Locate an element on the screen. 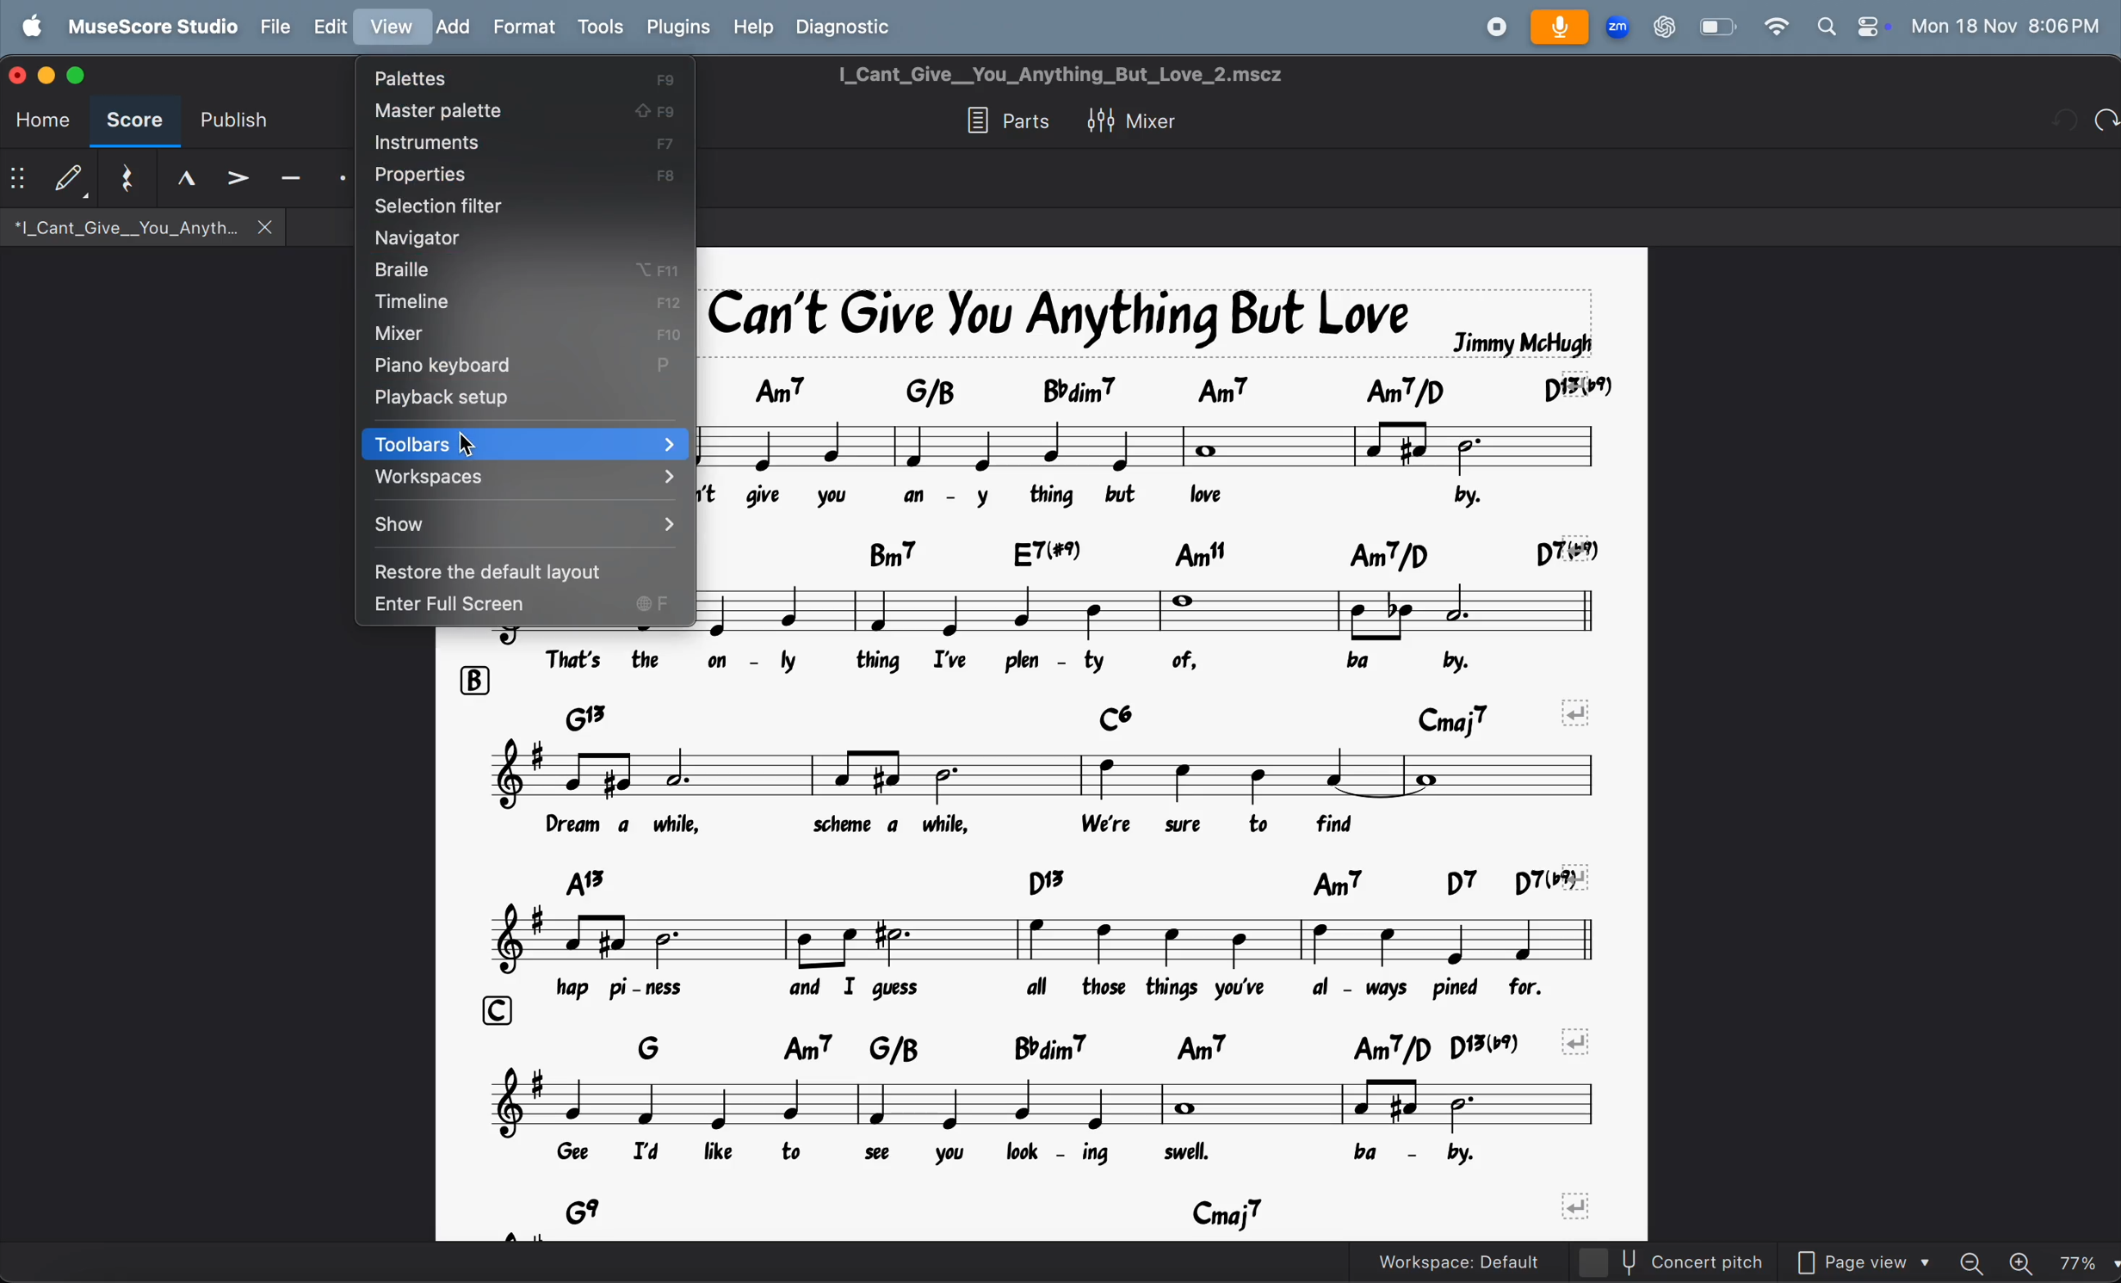  record is located at coordinates (1492, 26).